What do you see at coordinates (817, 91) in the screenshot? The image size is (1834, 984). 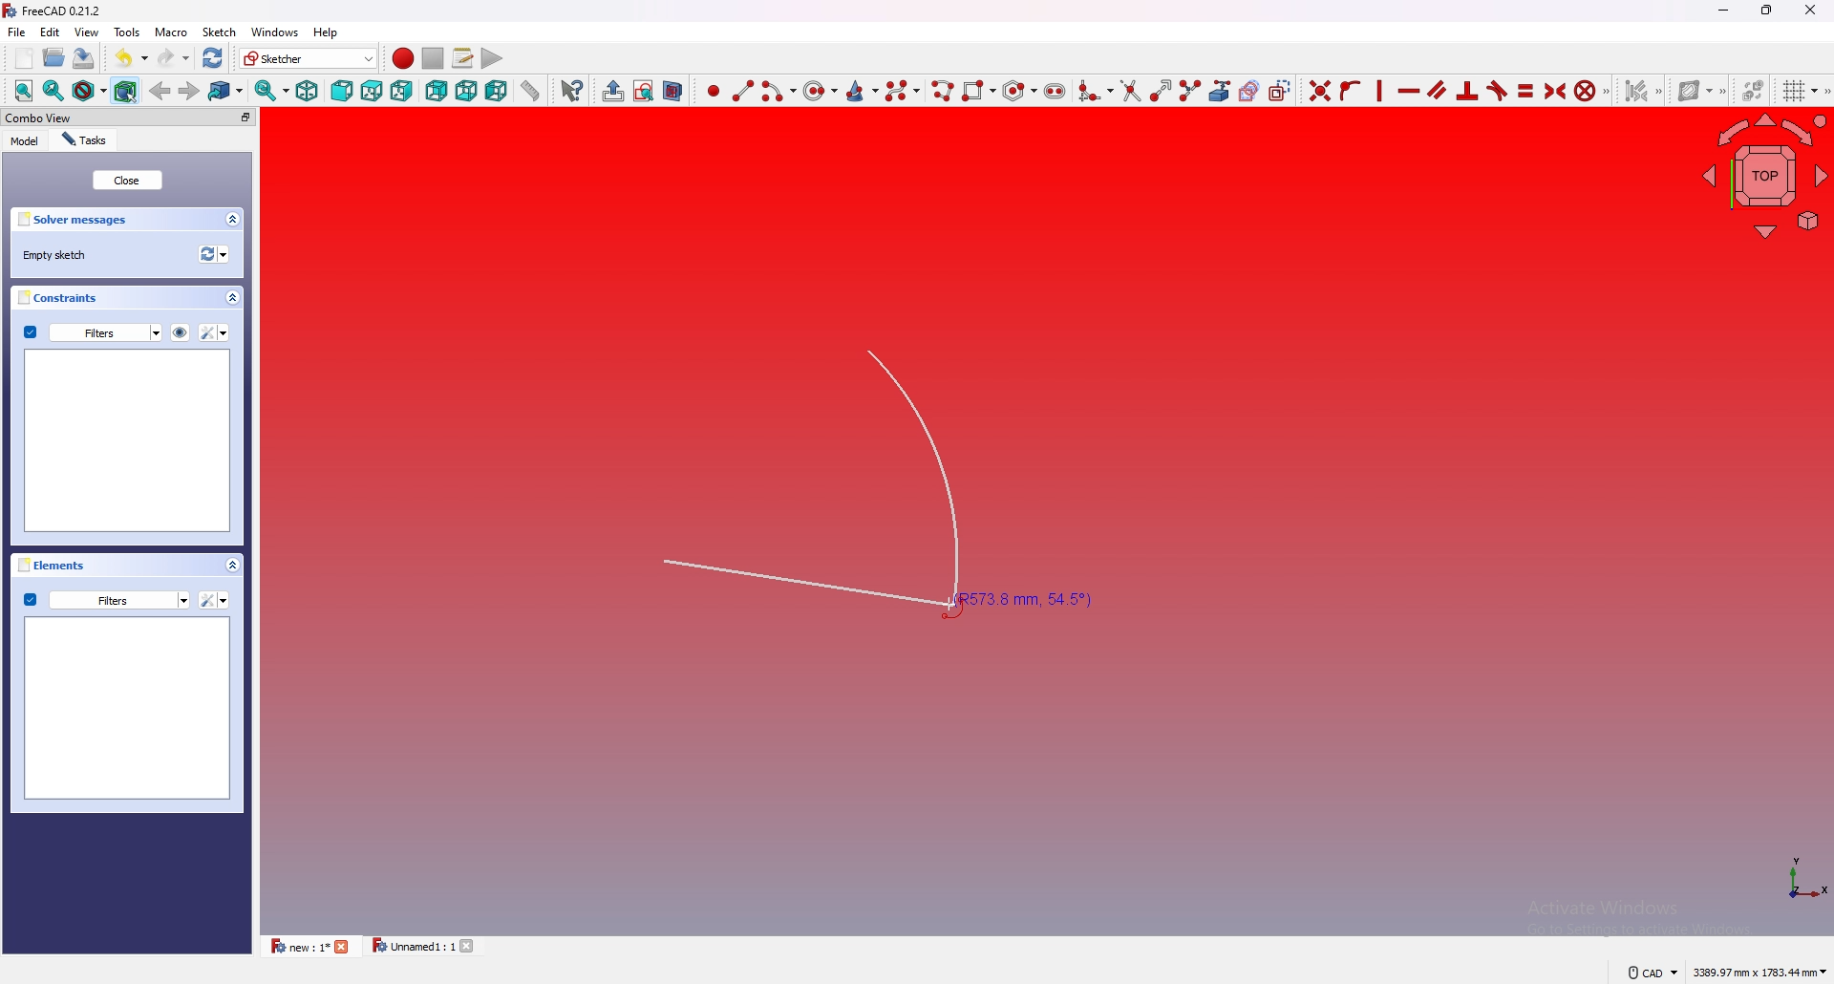 I see `create circle` at bounding box center [817, 91].